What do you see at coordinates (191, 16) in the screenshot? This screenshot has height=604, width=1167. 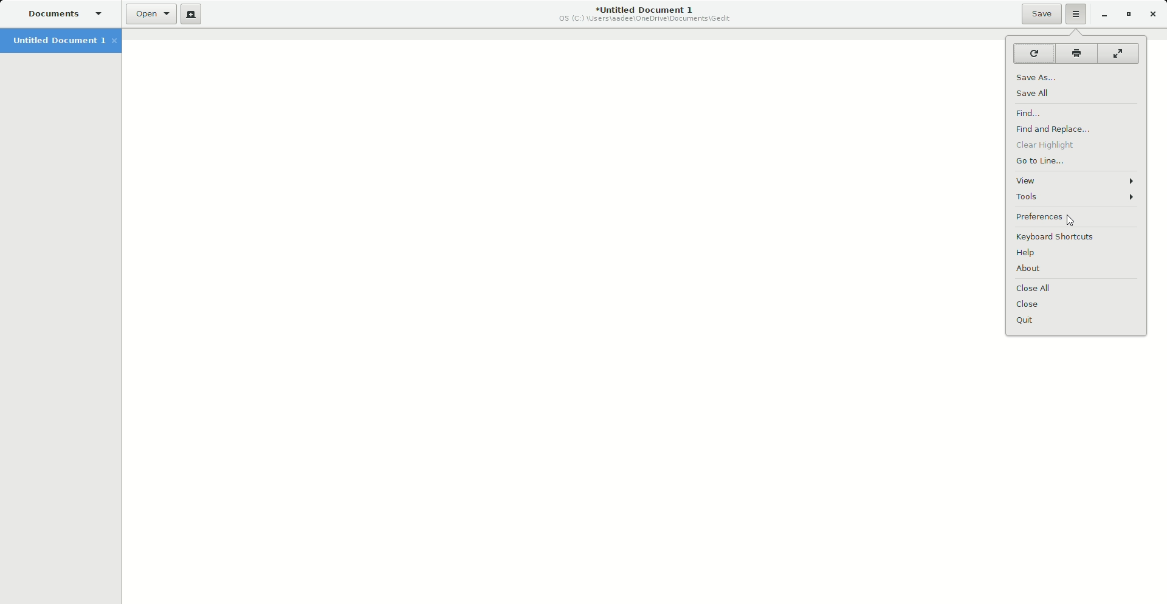 I see `New` at bounding box center [191, 16].